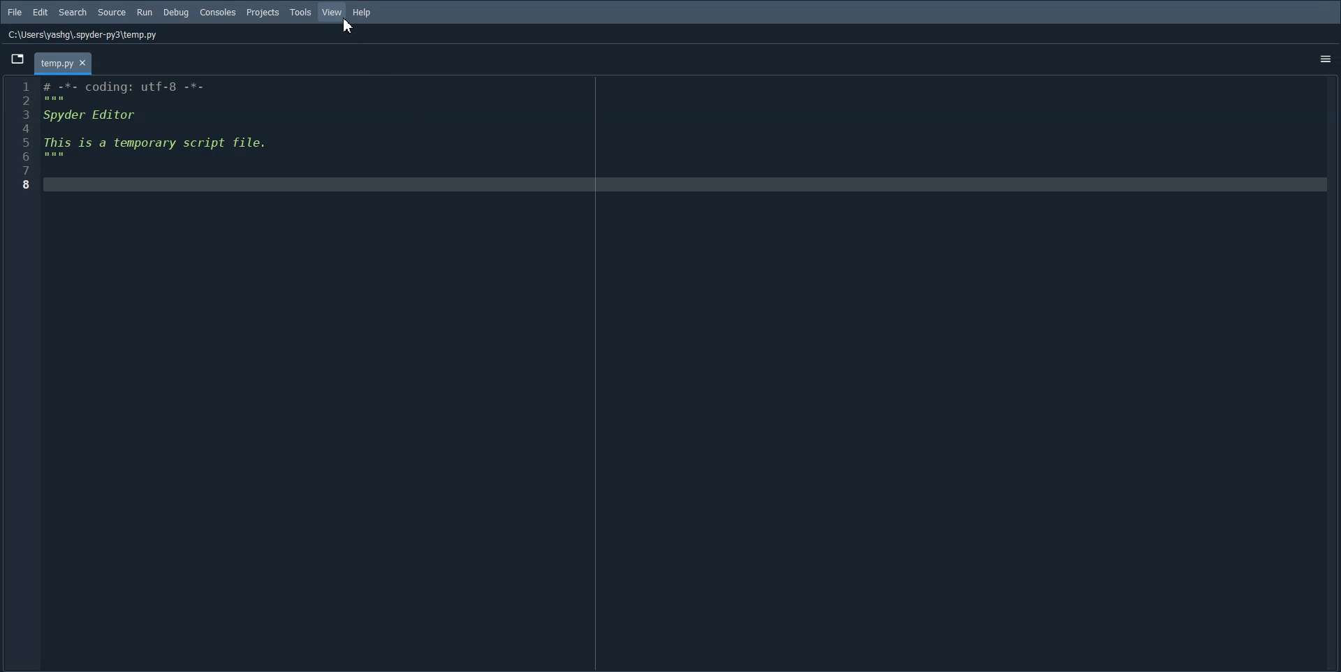 This screenshot has width=1341, height=672. I want to click on Line number, so click(20, 135).